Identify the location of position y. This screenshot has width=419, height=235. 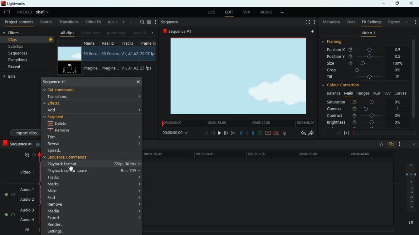
(366, 56).